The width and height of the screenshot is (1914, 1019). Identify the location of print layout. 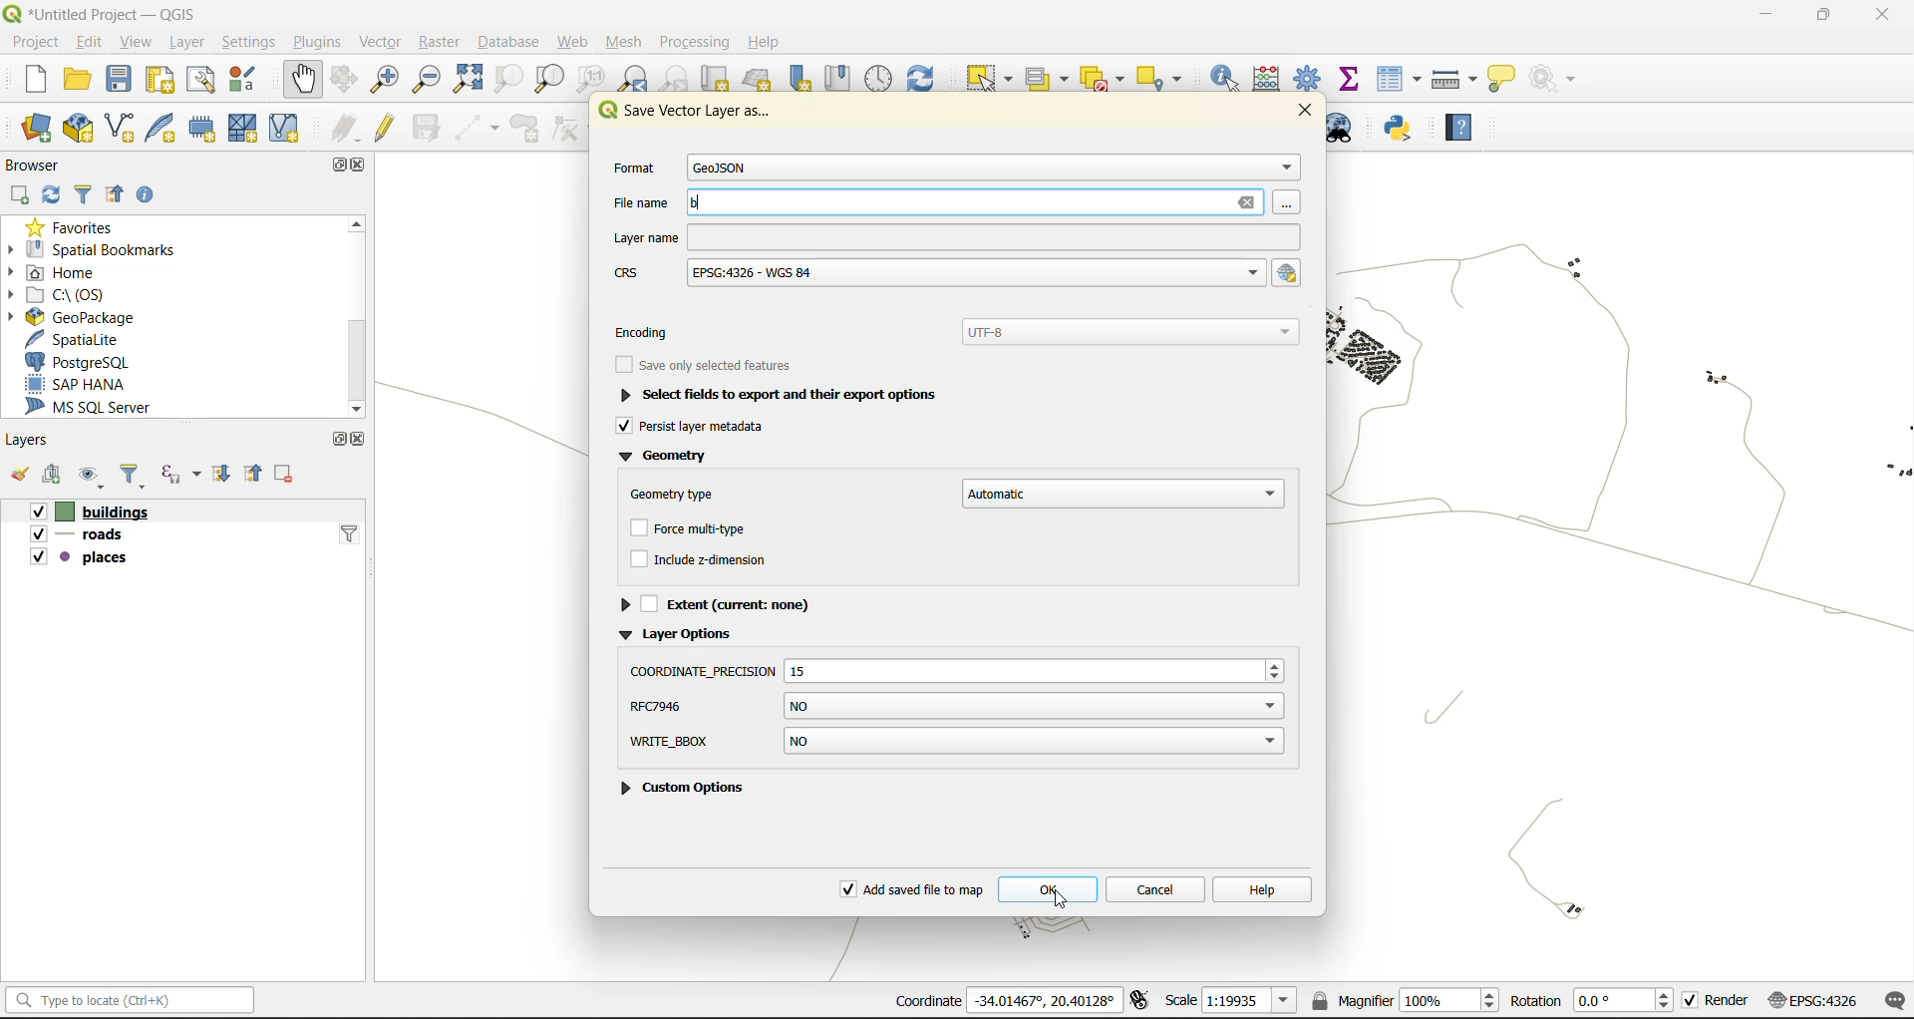
(162, 81).